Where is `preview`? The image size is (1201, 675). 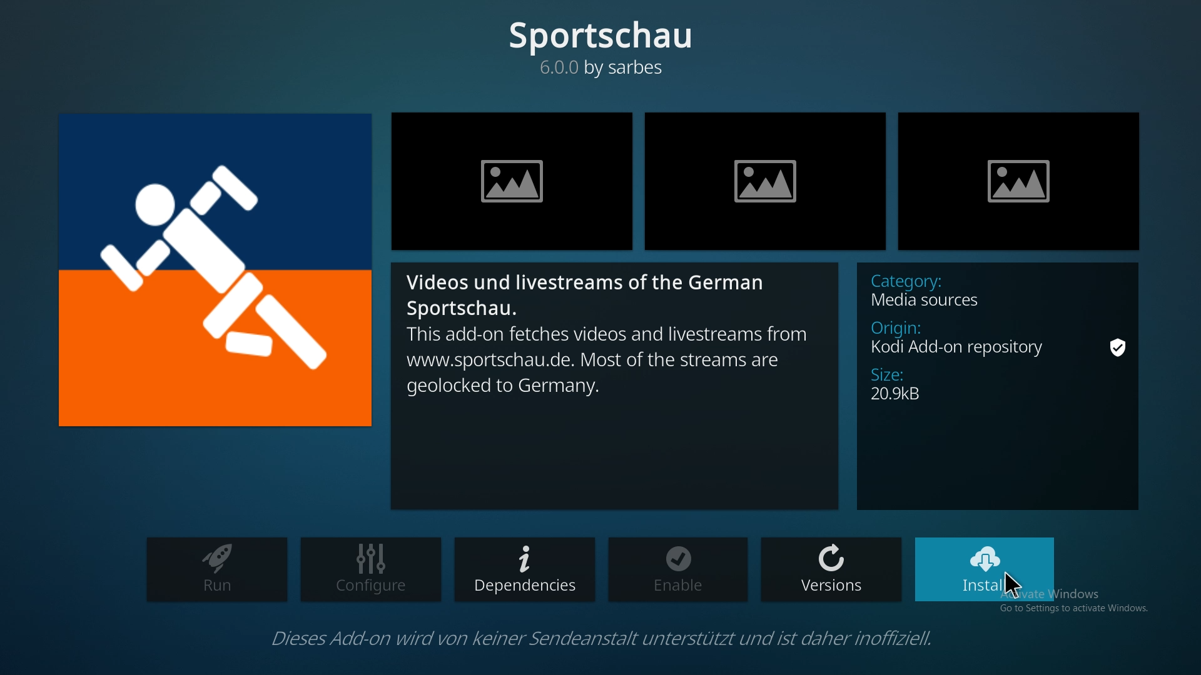
preview is located at coordinates (766, 181).